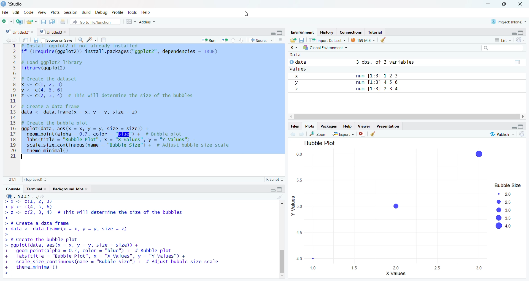  Describe the element at coordinates (384, 40) in the screenshot. I see `clear objects` at that location.